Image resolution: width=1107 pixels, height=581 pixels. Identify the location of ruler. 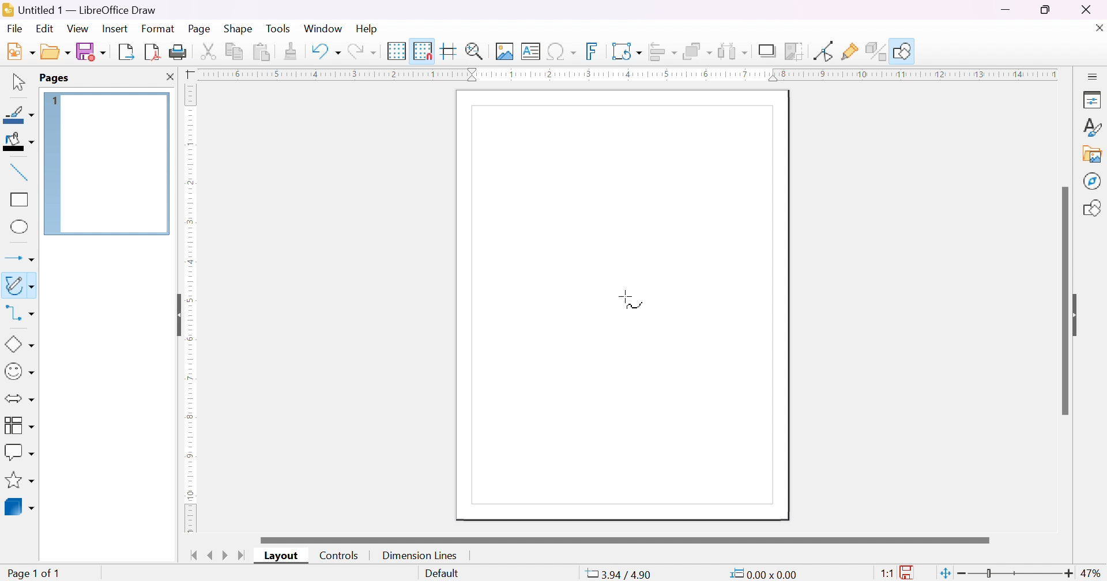
(626, 74).